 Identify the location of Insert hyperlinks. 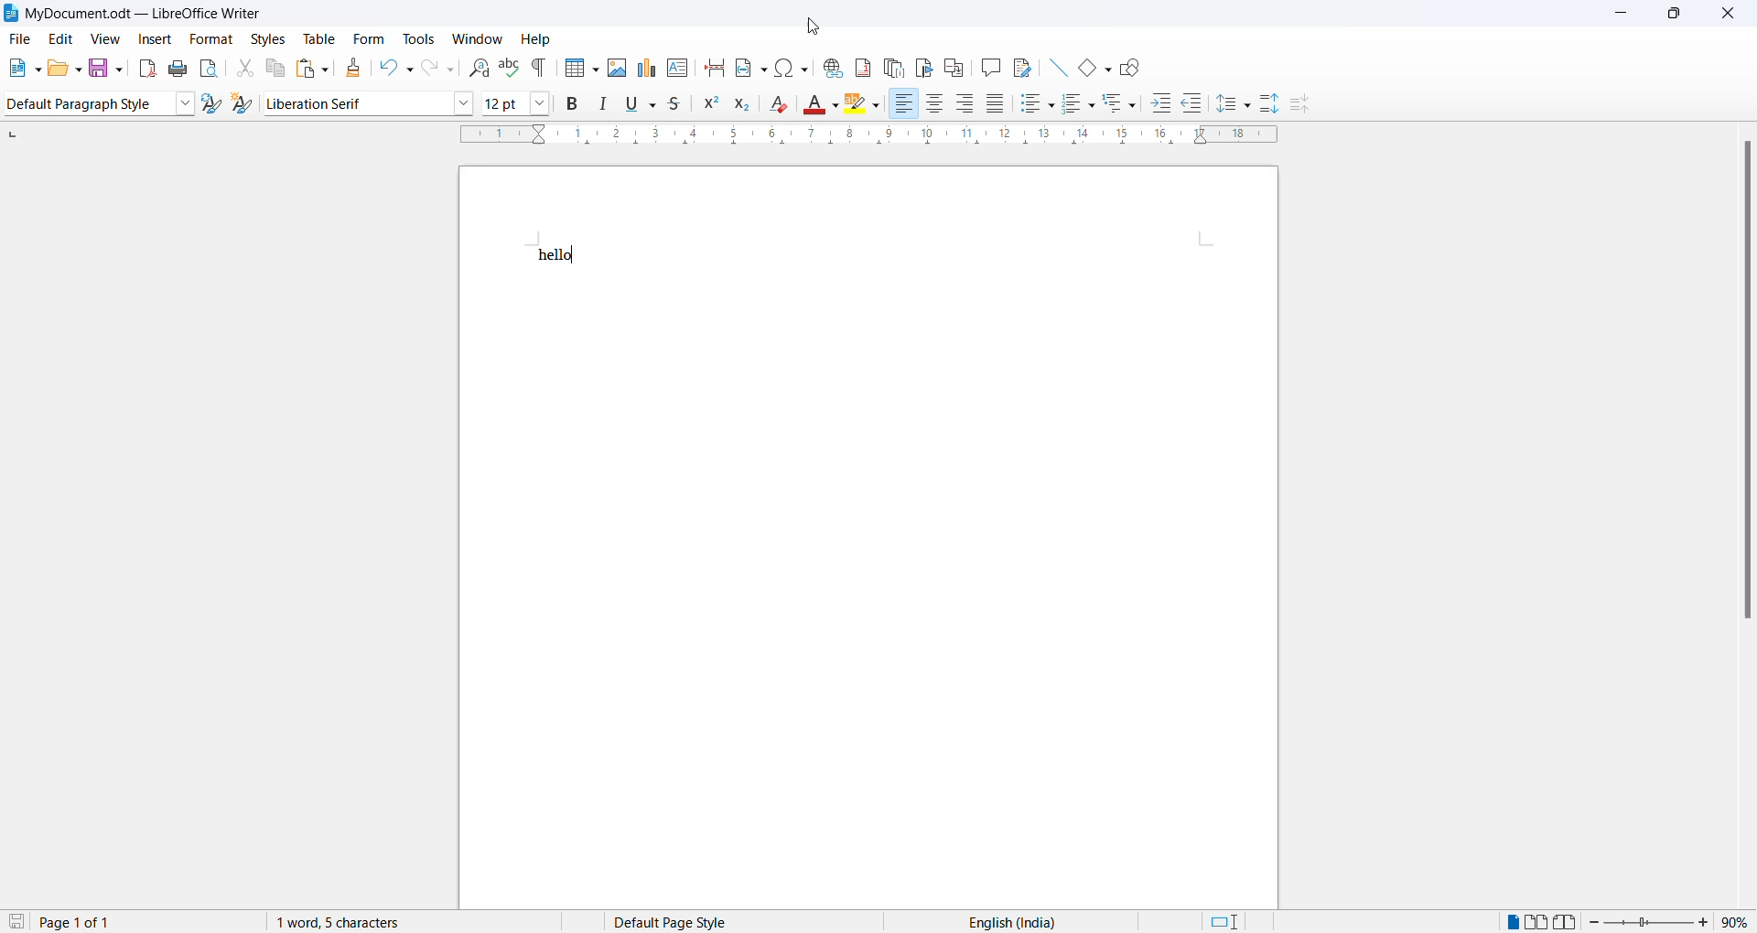
(830, 67).